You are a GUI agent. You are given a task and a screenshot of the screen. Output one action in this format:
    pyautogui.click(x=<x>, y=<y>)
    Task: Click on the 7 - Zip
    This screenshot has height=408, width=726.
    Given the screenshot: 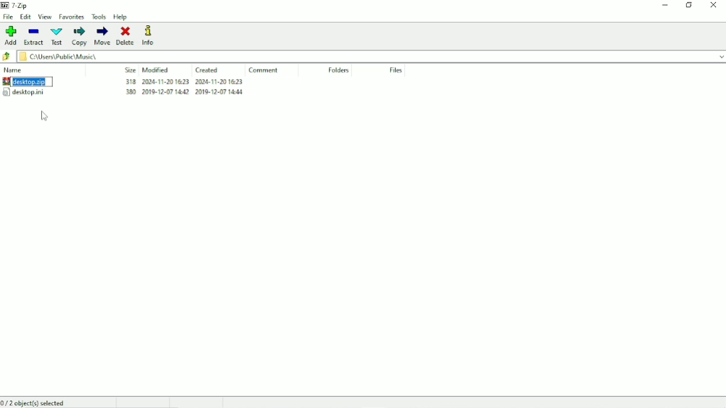 What is the action you would take?
    pyautogui.click(x=17, y=5)
    